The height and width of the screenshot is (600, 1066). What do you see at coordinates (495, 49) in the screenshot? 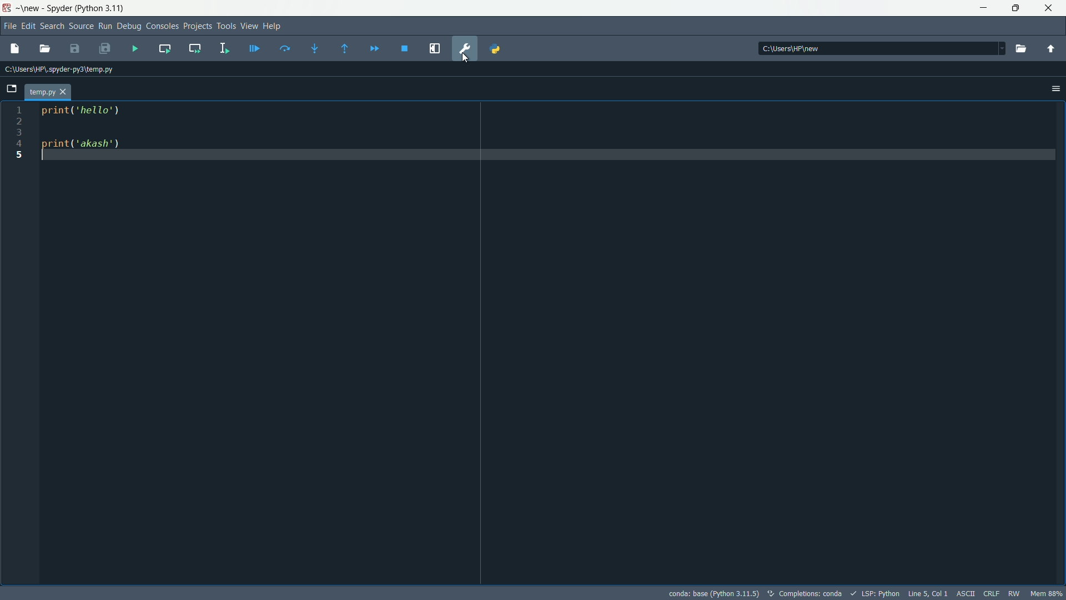
I see `python path manager` at bounding box center [495, 49].